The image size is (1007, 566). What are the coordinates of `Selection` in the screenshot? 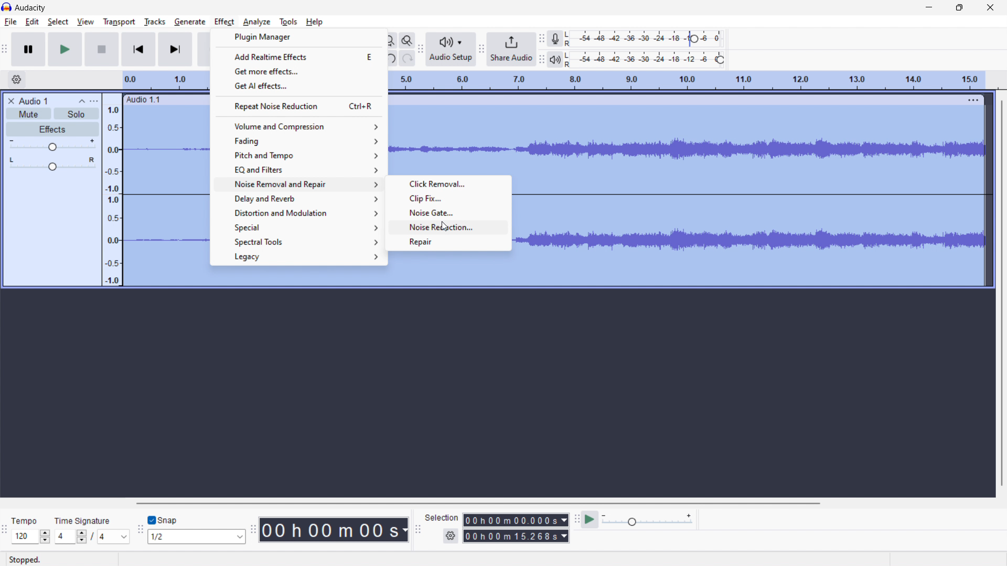 It's located at (442, 518).